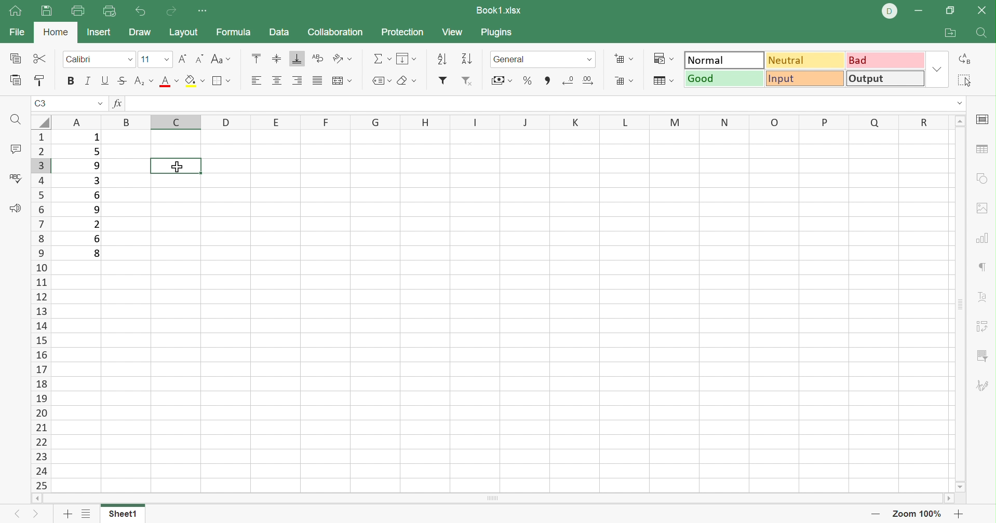  I want to click on Input, so click(804, 79).